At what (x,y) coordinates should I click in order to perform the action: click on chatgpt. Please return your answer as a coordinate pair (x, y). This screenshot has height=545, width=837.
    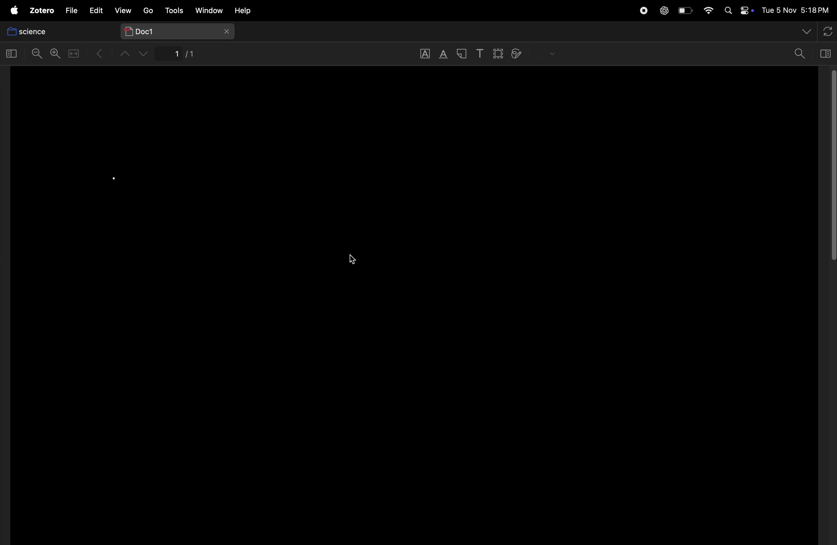
    Looking at the image, I should click on (664, 8).